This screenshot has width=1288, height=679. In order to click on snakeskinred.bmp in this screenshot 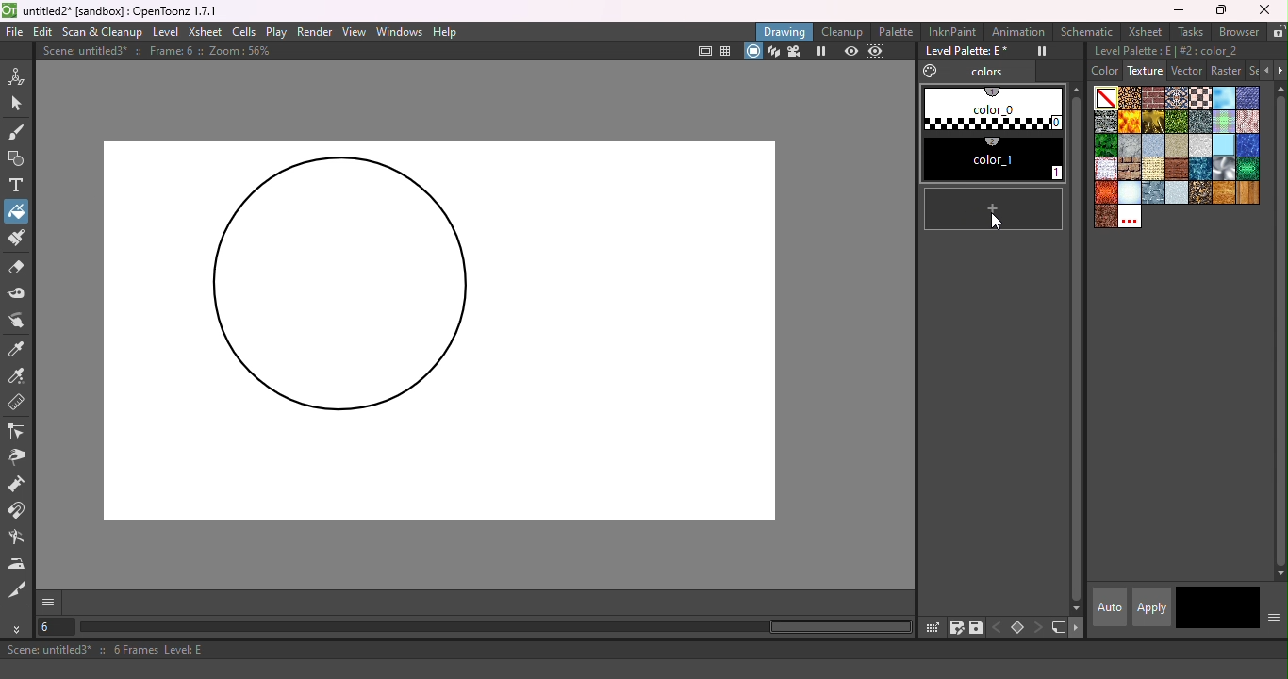, I will do `click(1105, 193)`.